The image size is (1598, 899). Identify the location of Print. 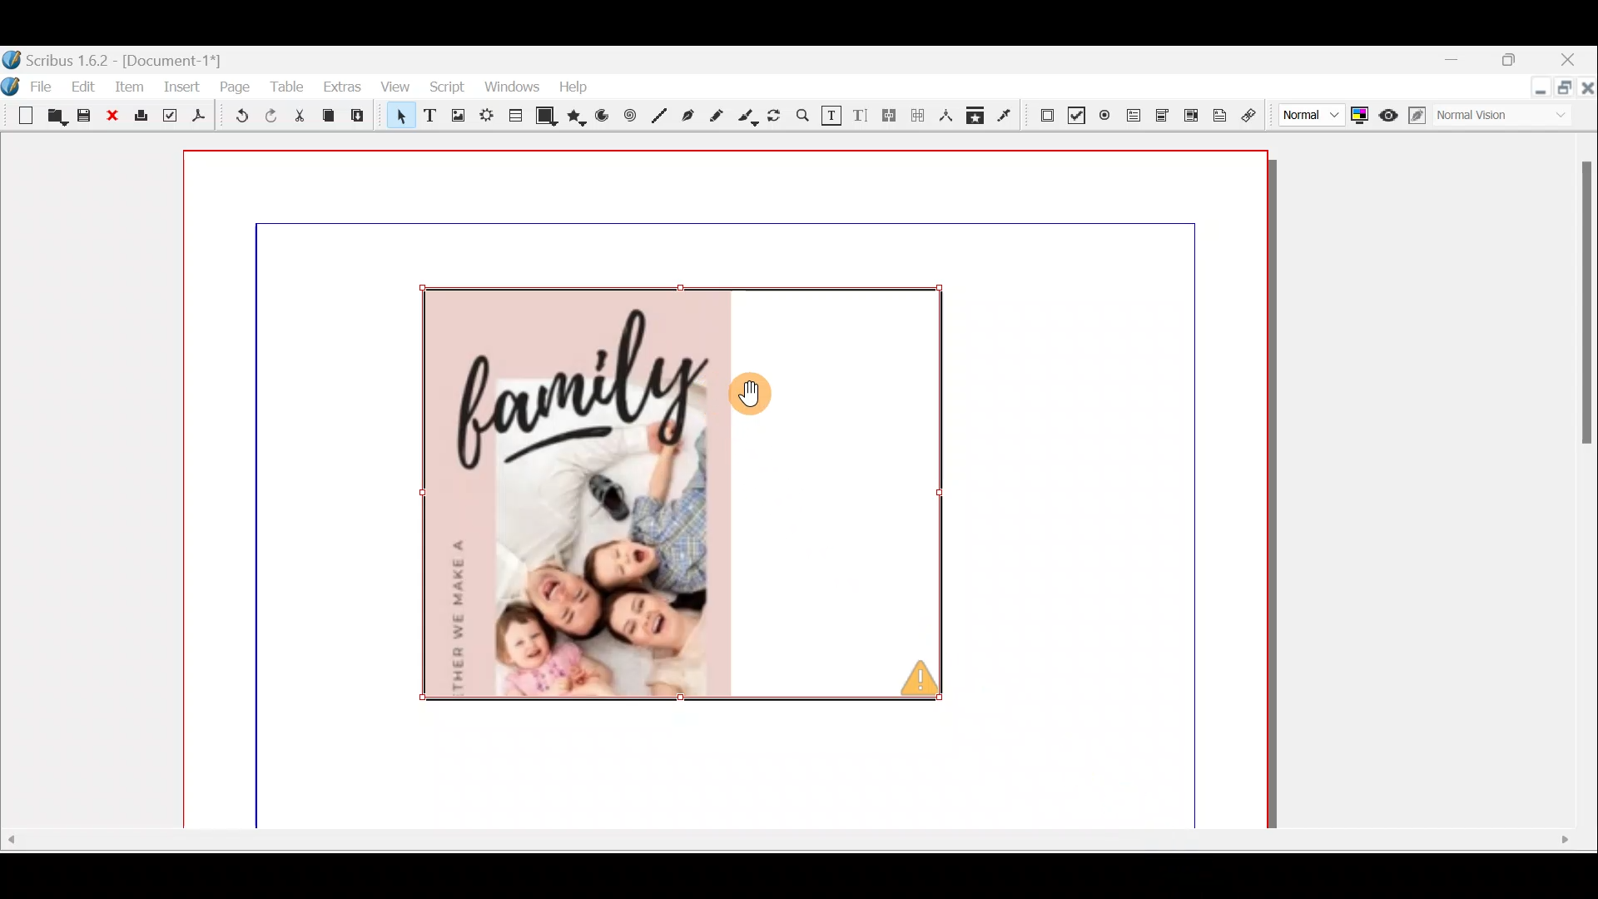
(142, 116).